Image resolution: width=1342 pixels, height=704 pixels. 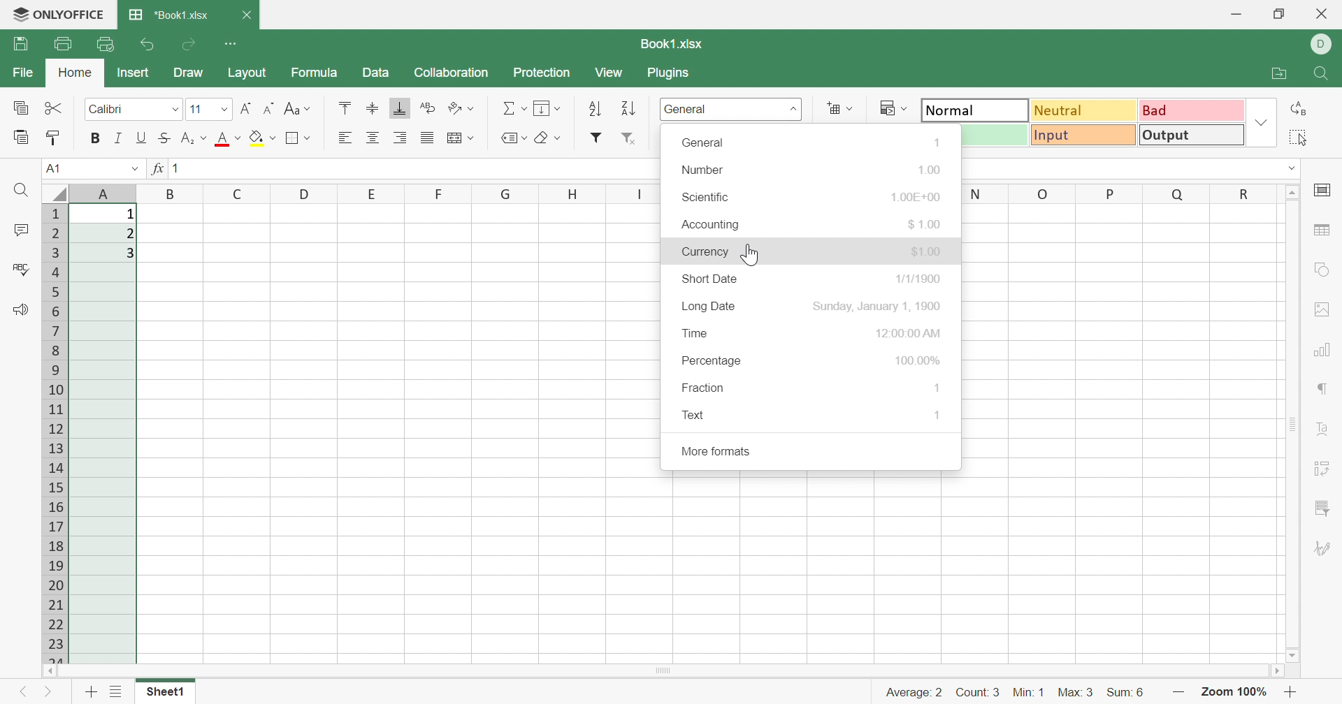 I want to click on Align left, so click(x=345, y=138).